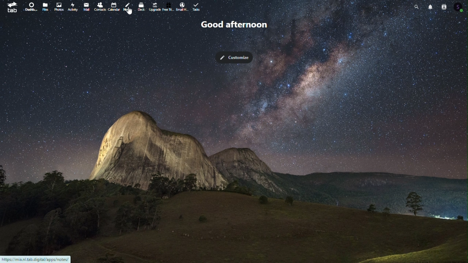  I want to click on Contacts, so click(99, 6).